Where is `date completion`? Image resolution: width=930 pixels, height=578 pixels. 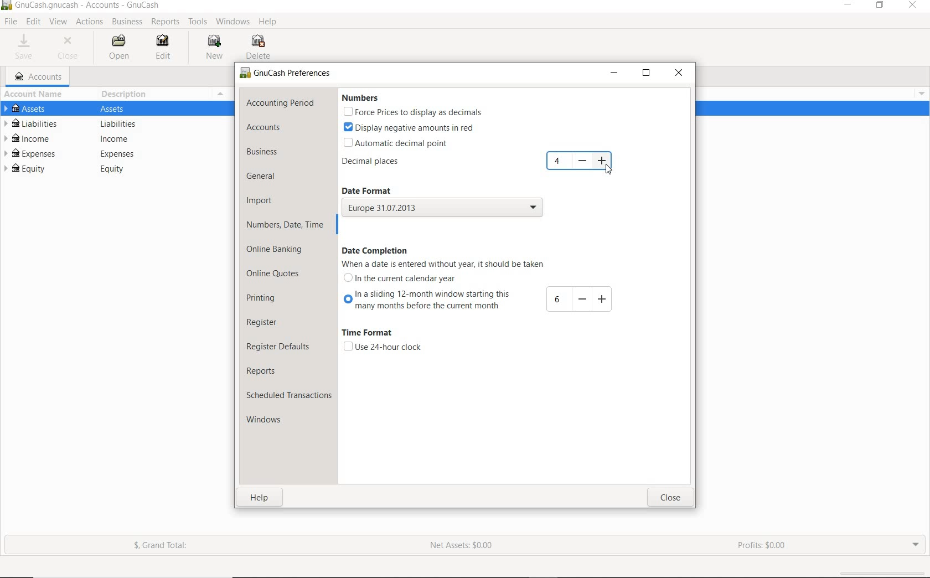 date completion is located at coordinates (376, 250).